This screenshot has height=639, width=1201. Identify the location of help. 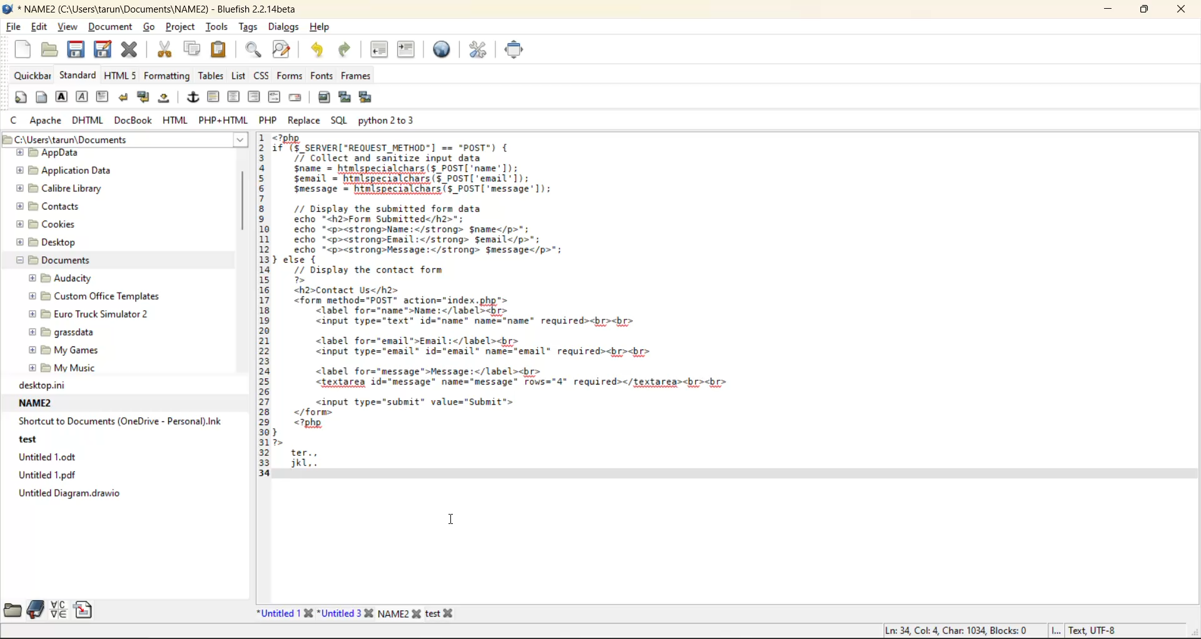
(318, 28).